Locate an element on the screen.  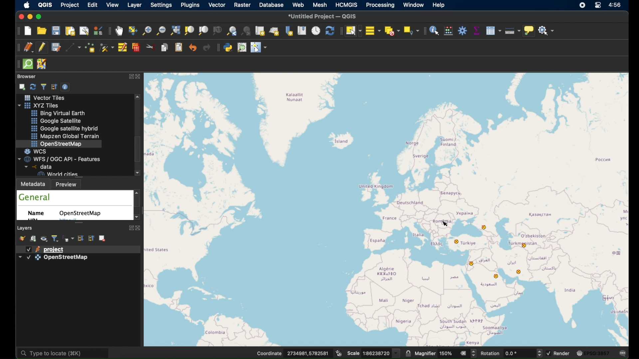
map navigation toolbar is located at coordinates (109, 32).